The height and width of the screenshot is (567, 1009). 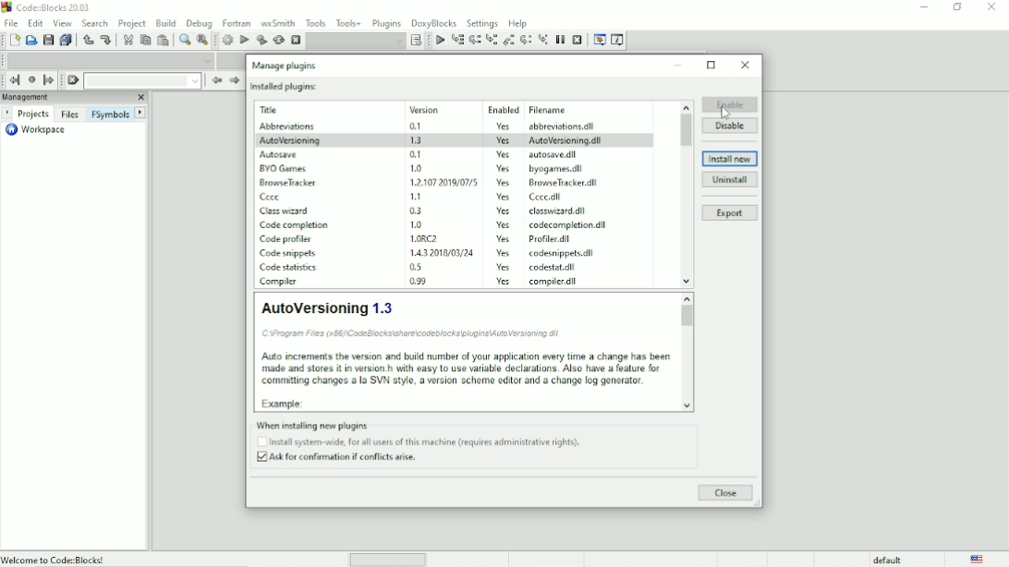 I want to click on file, so click(x=570, y=226).